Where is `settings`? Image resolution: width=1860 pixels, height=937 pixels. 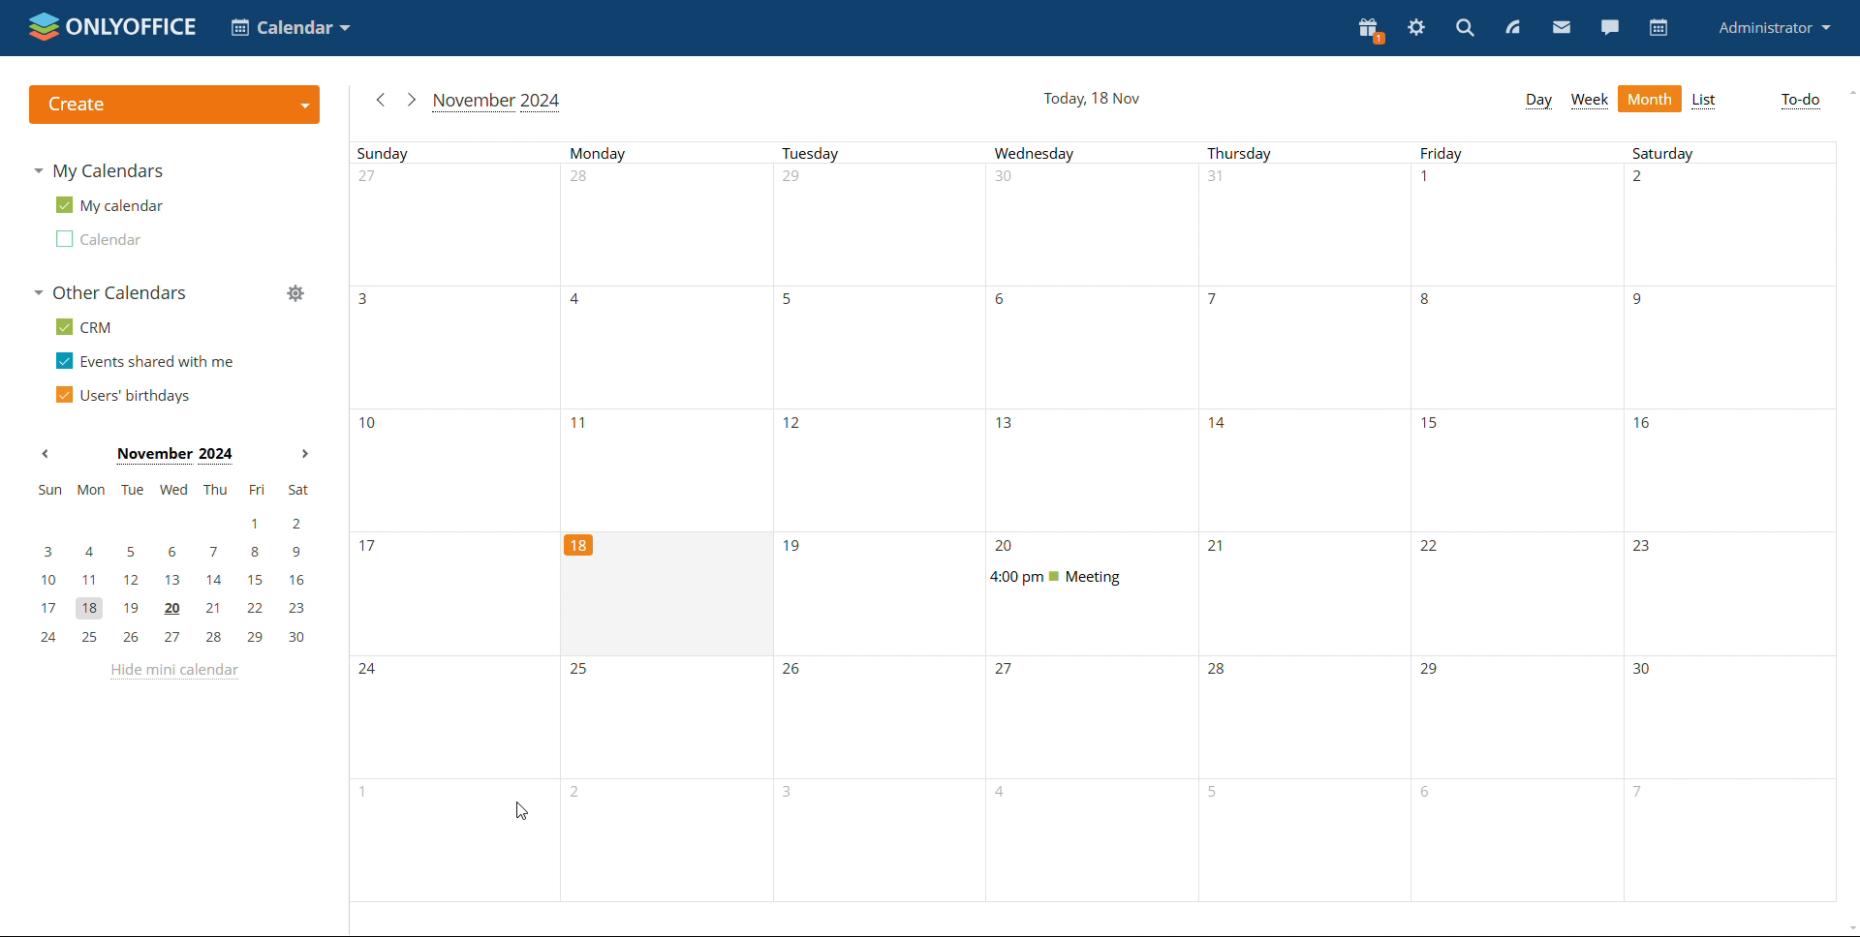
settings is located at coordinates (1417, 25).